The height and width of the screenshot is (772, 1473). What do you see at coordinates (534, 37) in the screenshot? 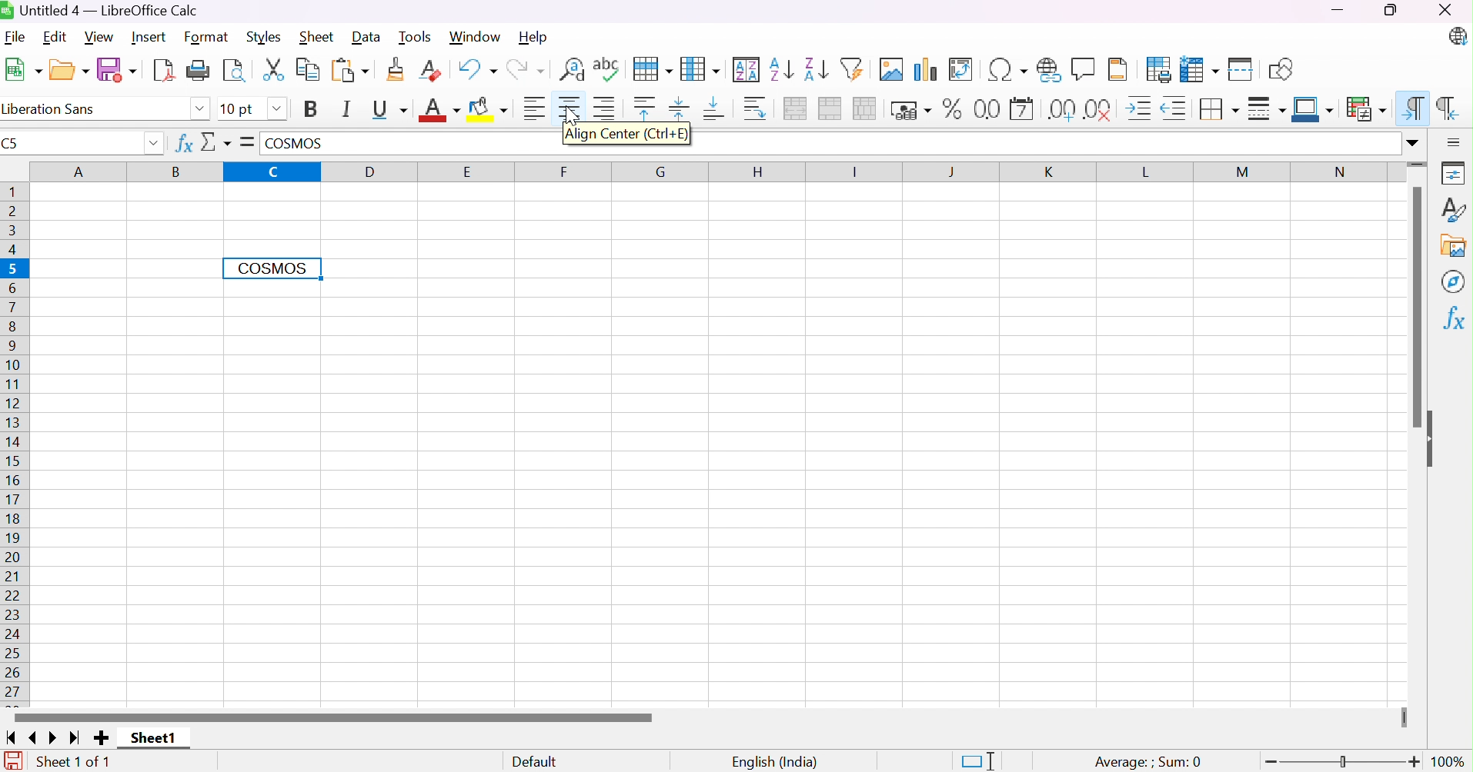
I see `Help` at bounding box center [534, 37].